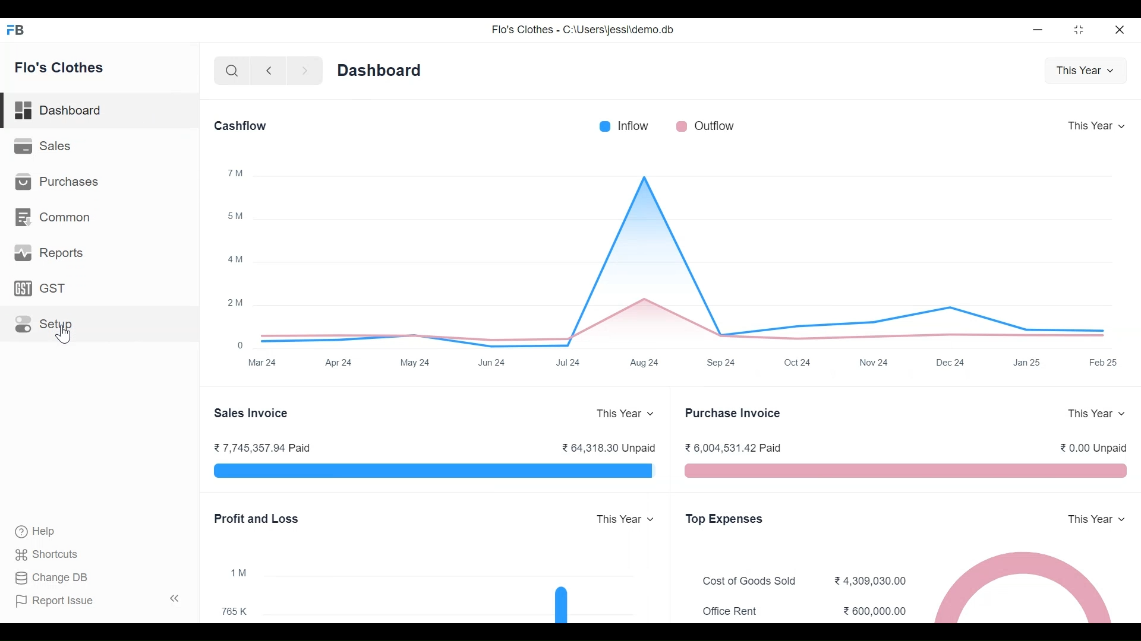 This screenshot has width=1141, height=641. I want to click on this year, so click(626, 413).